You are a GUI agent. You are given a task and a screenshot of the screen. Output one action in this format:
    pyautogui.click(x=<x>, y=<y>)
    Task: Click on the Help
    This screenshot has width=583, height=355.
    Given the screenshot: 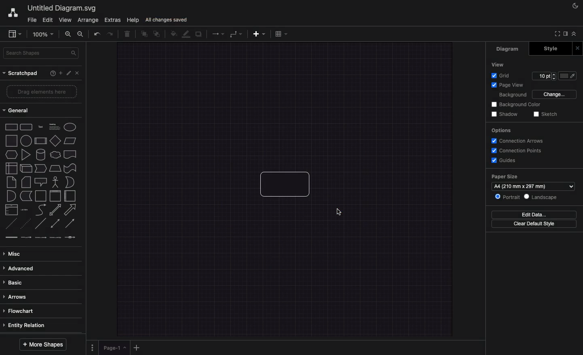 What is the action you would take?
    pyautogui.click(x=134, y=20)
    